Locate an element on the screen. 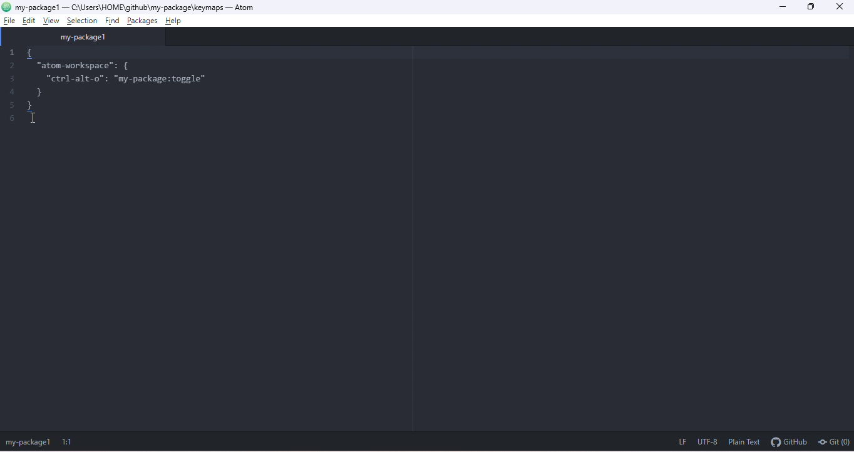 The height and width of the screenshot is (452, 854). my package1 is located at coordinates (90, 37).